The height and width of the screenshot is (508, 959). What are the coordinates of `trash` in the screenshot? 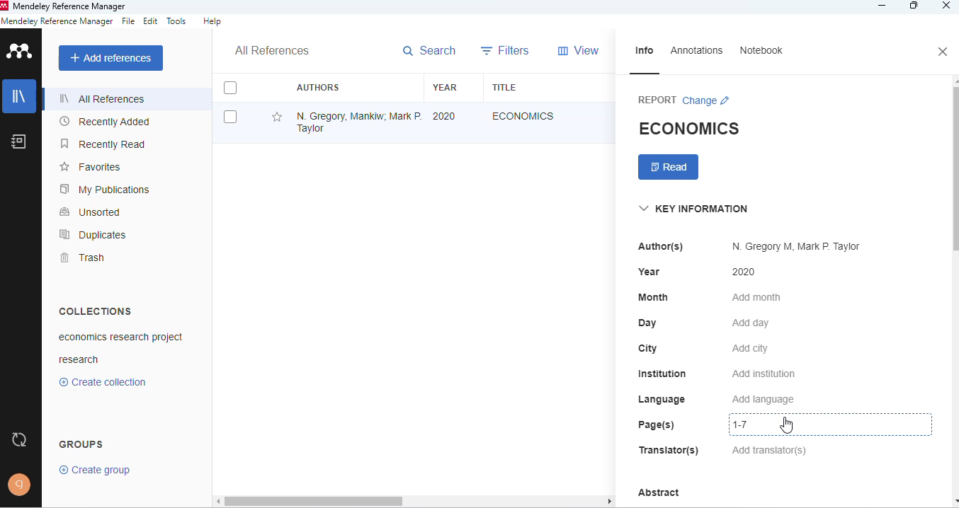 It's located at (84, 258).